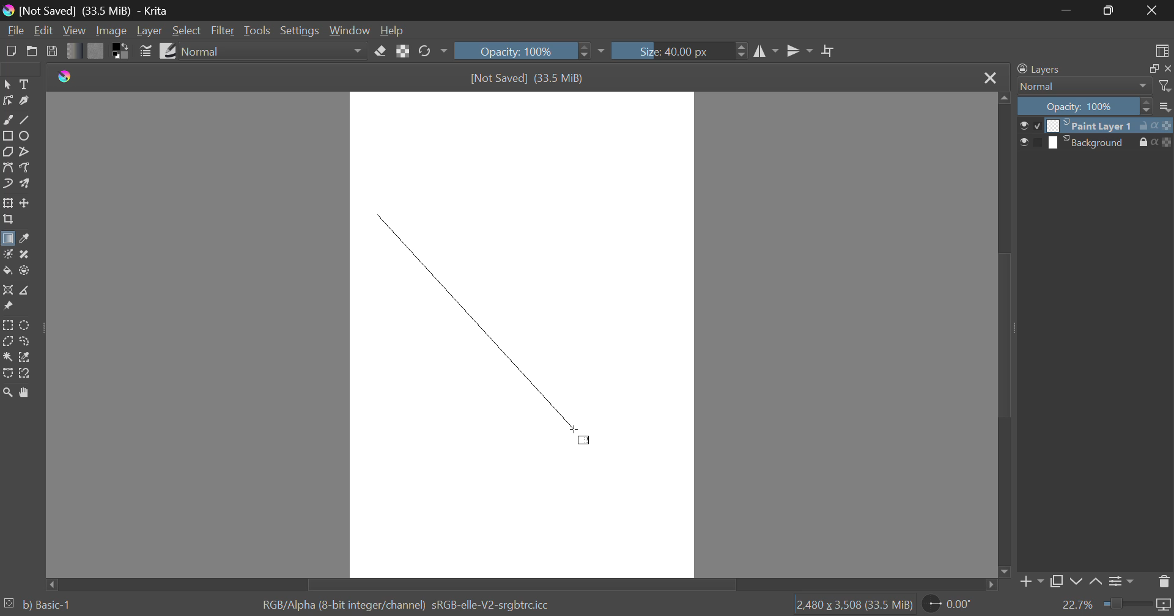 The width and height of the screenshot is (1174, 616). I want to click on Open, so click(32, 51).